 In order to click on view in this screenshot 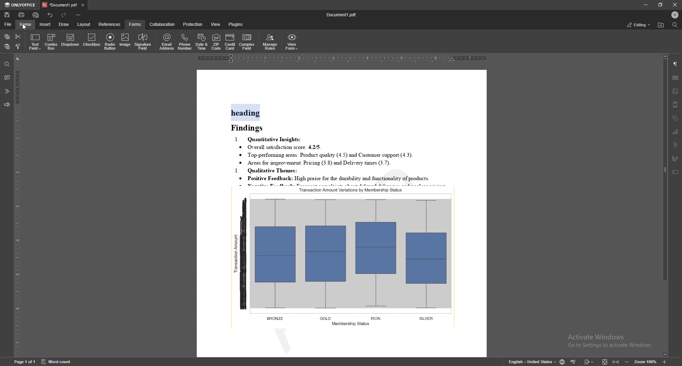, I will do `click(216, 24)`.